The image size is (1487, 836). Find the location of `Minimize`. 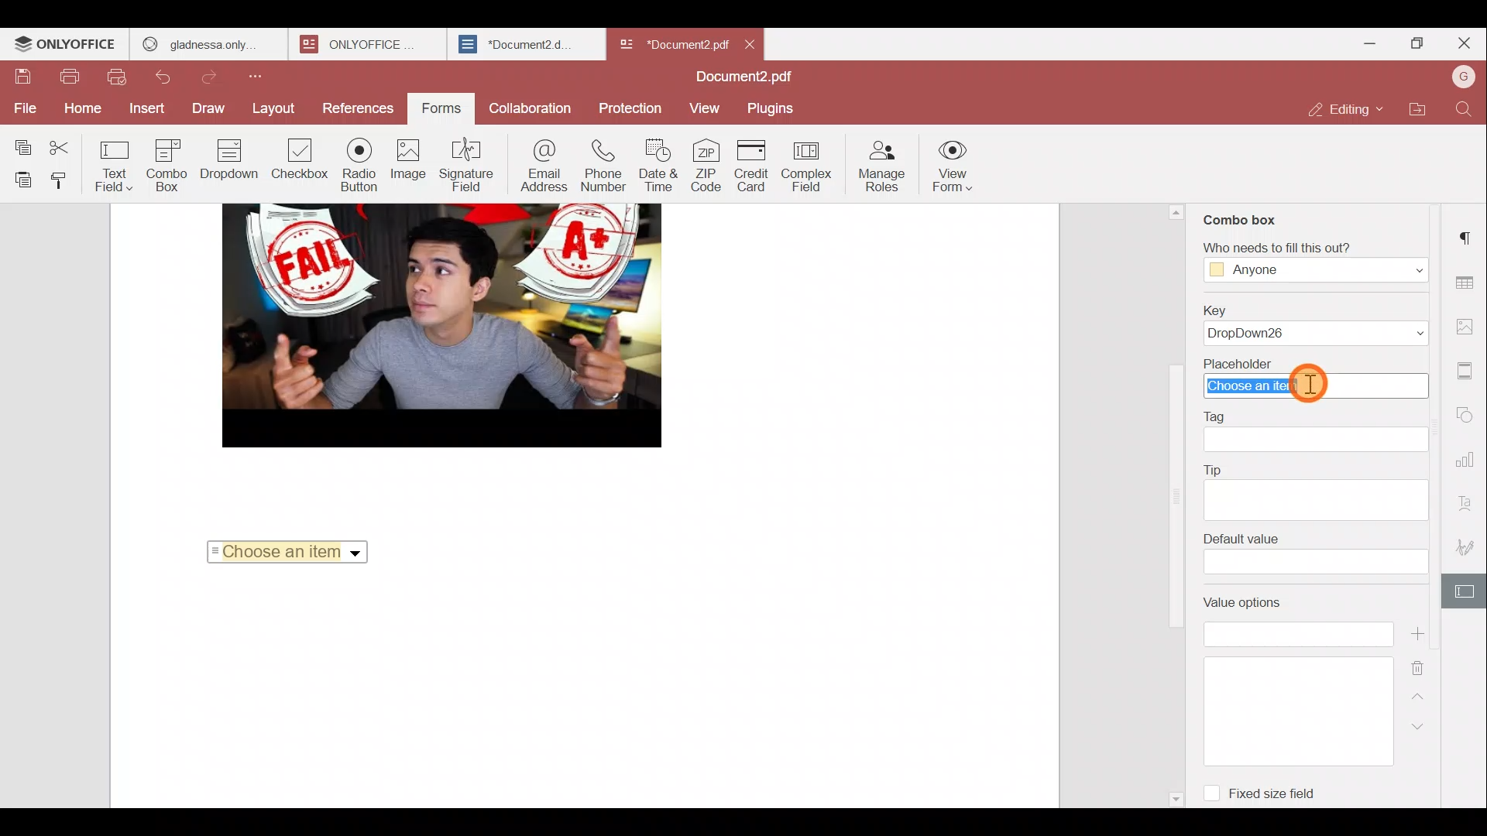

Minimize is located at coordinates (1358, 46).